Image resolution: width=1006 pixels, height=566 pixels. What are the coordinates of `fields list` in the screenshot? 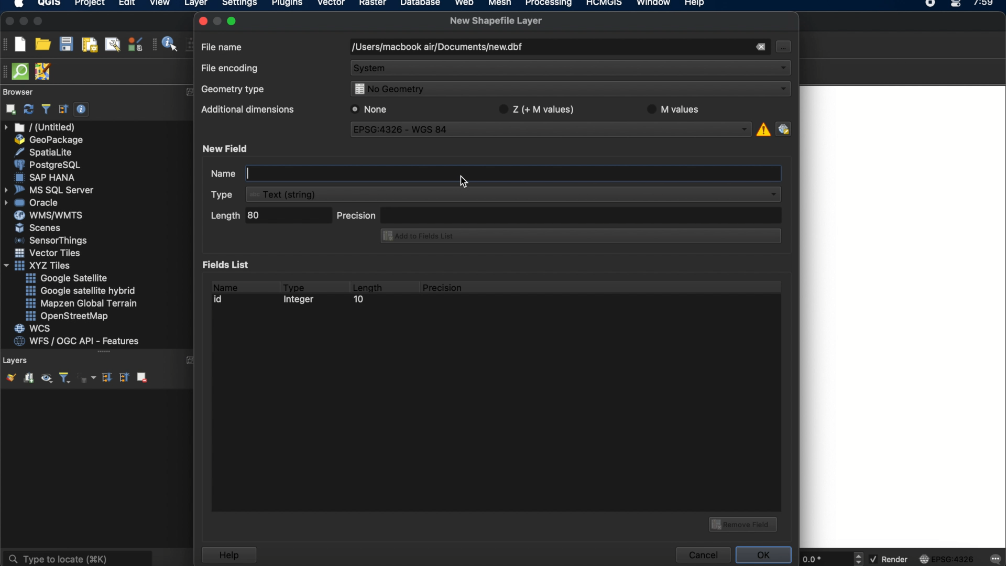 It's located at (228, 264).